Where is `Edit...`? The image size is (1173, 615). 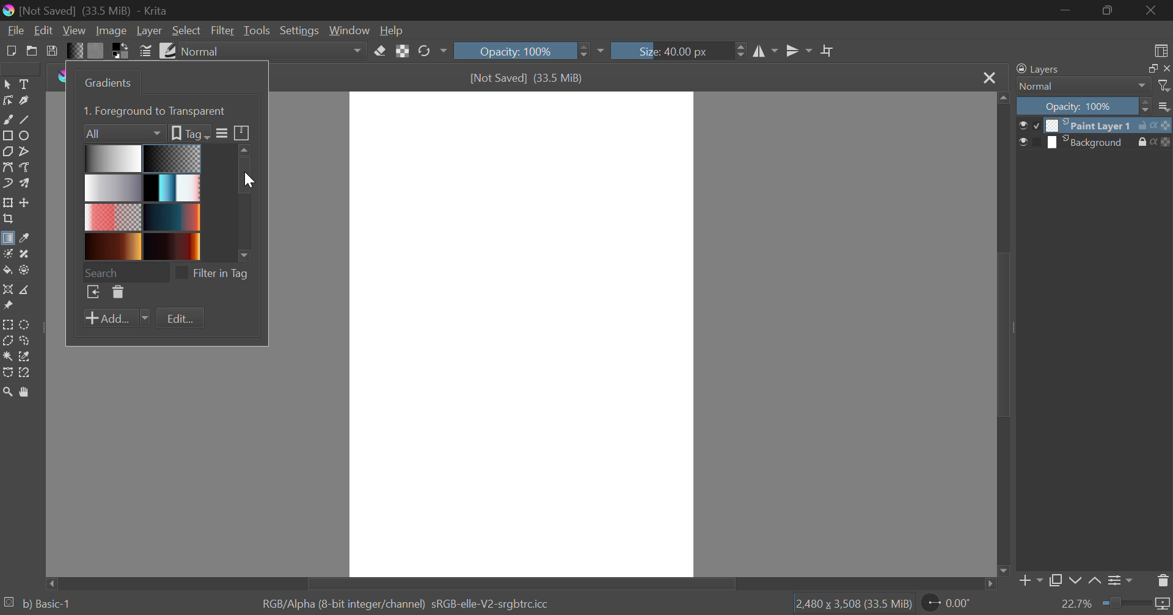
Edit... is located at coordinates (180, 319).